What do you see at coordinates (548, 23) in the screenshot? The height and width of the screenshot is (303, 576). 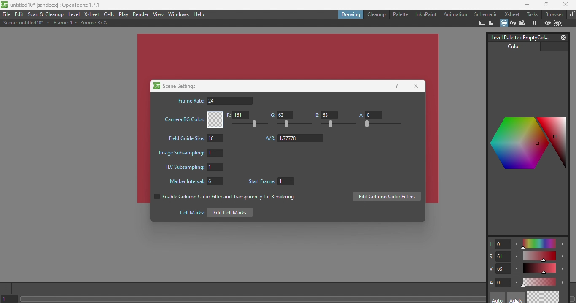 I see `Preview` at bounding box center [548, 23].